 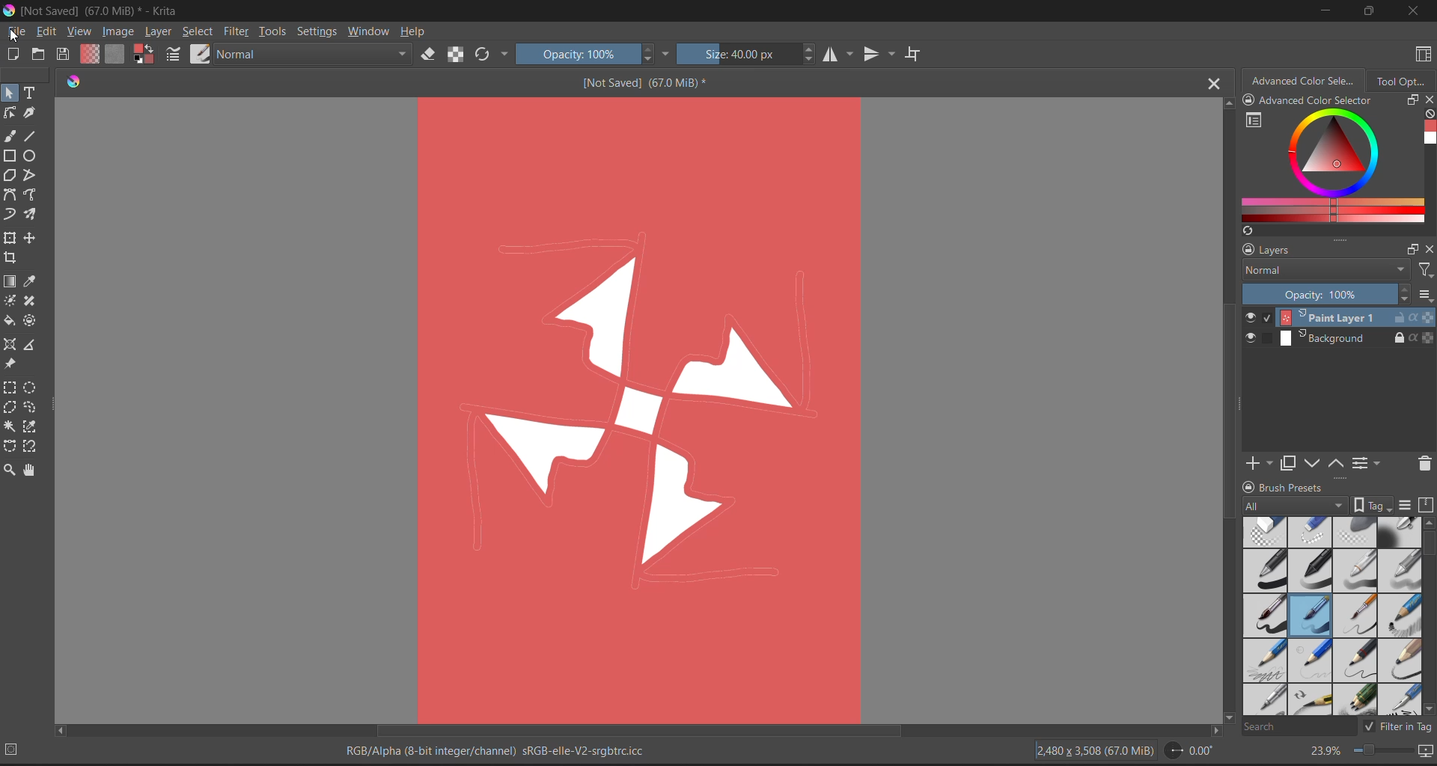 What do you see at coordinates (9, 92) in the screenshot?
I see `tools` at bounding box center [9, 92].